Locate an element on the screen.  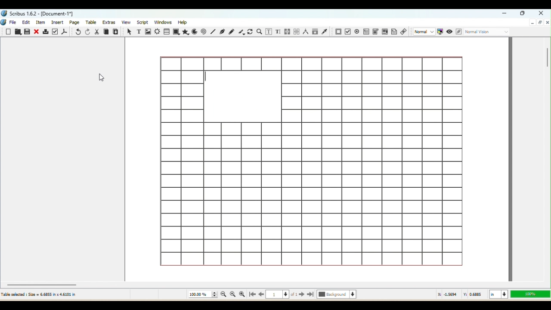
Bezier curve is located at coordinates (223, 32).